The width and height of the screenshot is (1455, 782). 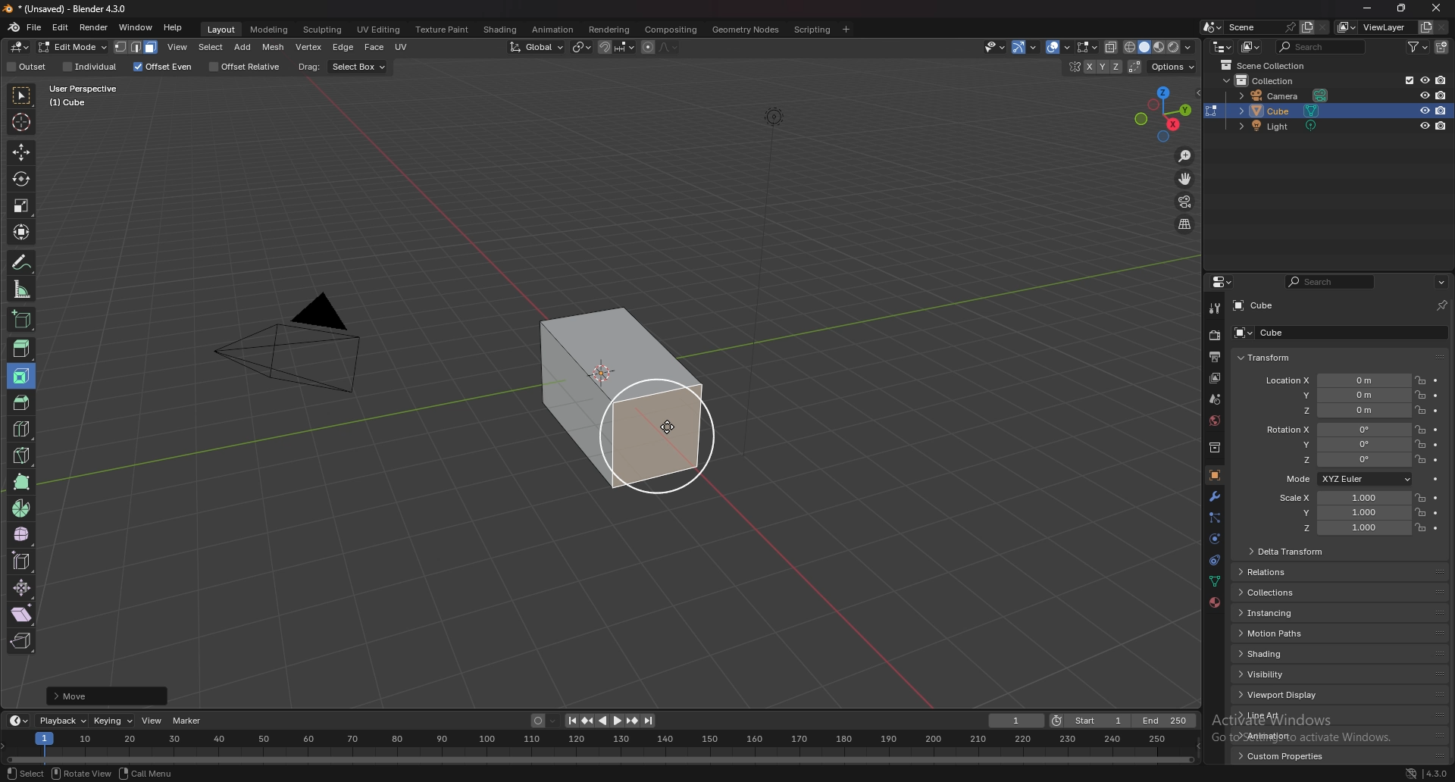 I want to click on disable in render, so click(x=1442, y=95).